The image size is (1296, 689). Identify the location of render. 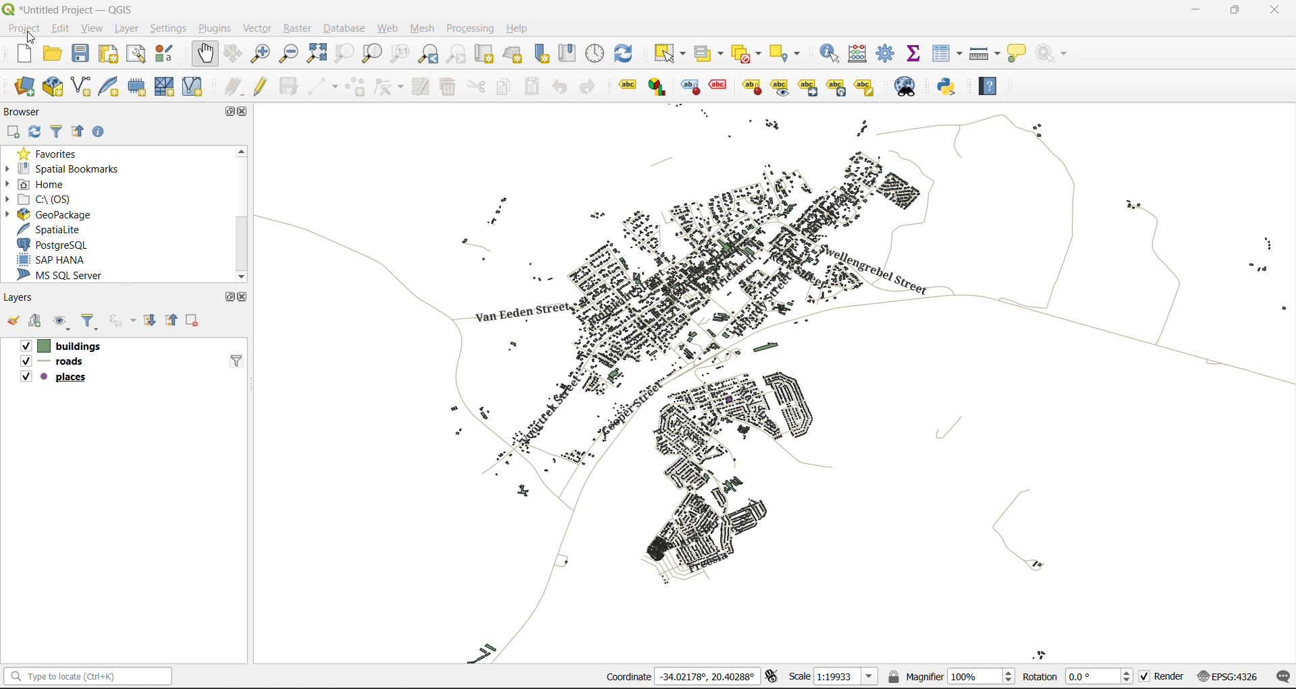
(1159, 679).